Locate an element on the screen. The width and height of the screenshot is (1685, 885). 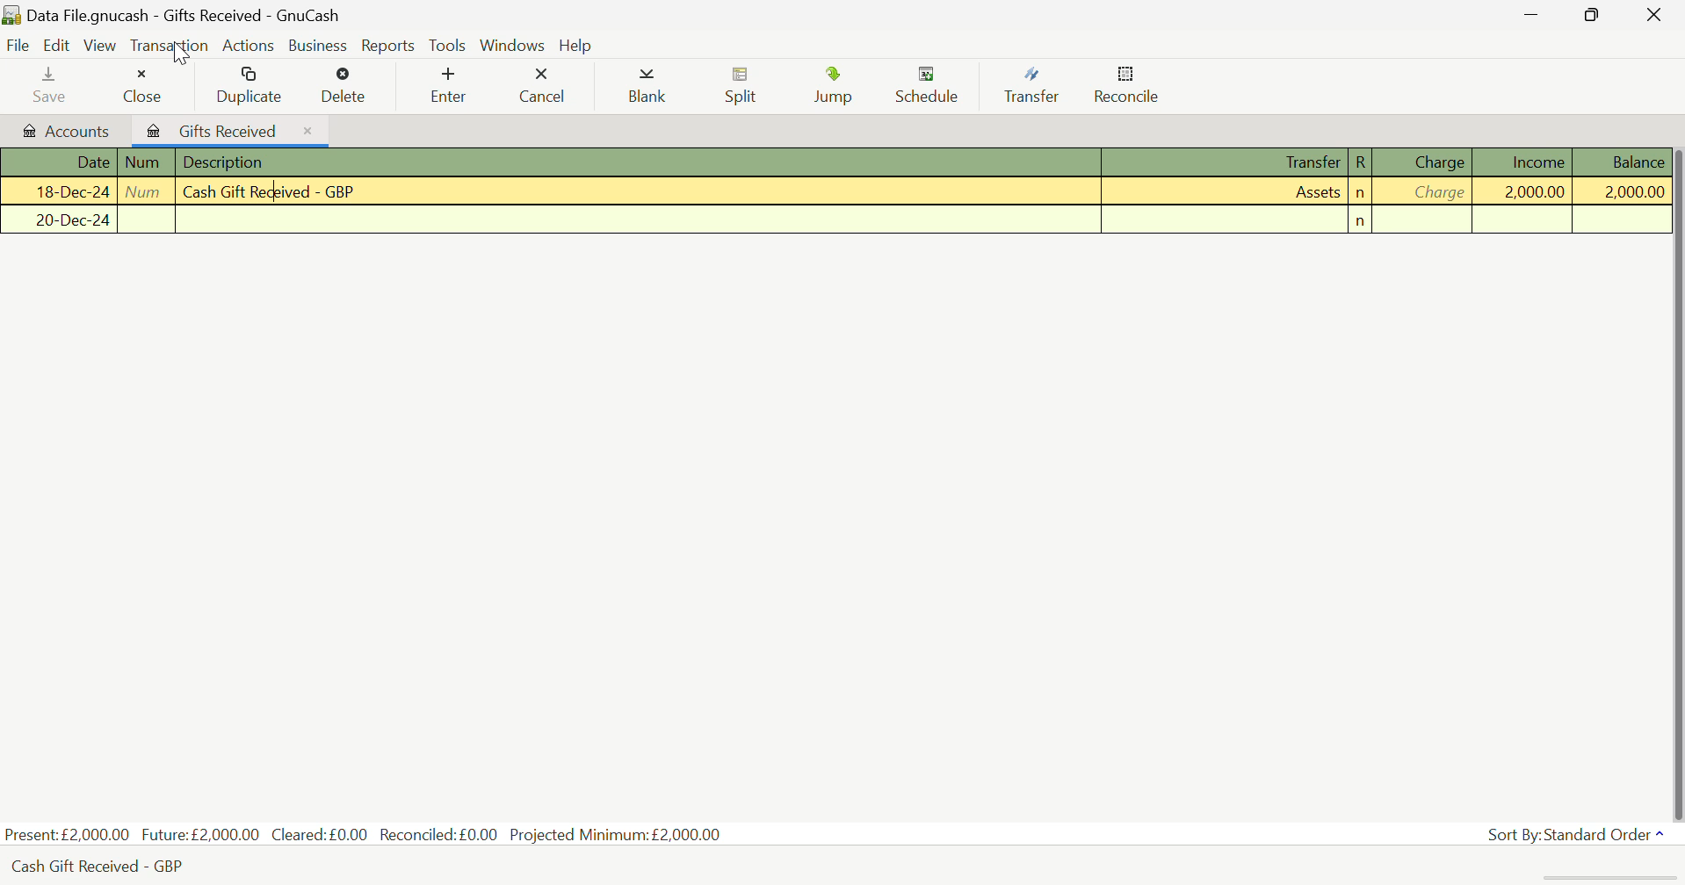
Projected Minimum is located at coordinates (619, 832).